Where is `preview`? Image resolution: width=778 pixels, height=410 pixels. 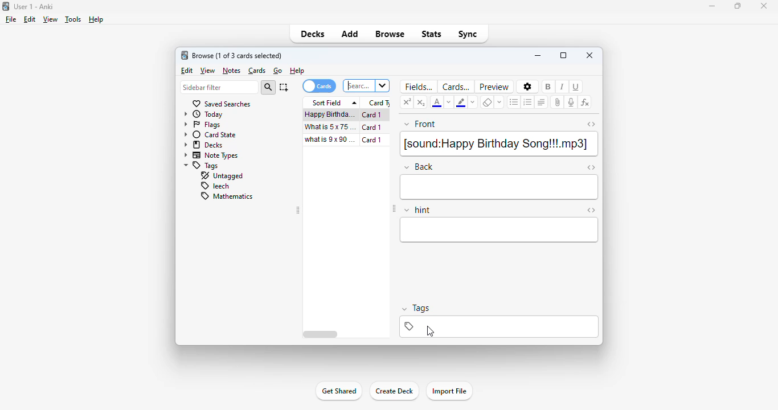
preview is located at coordinates (494, 87).